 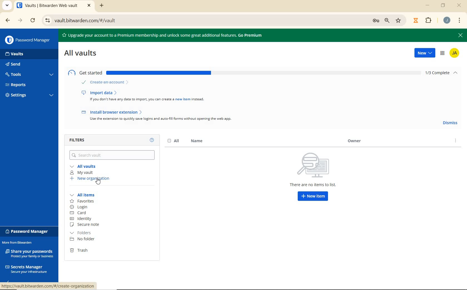 What do you see at coordinates (113, 154) in the screenshot?
I see `search vault` at bounding box center [113, 154].